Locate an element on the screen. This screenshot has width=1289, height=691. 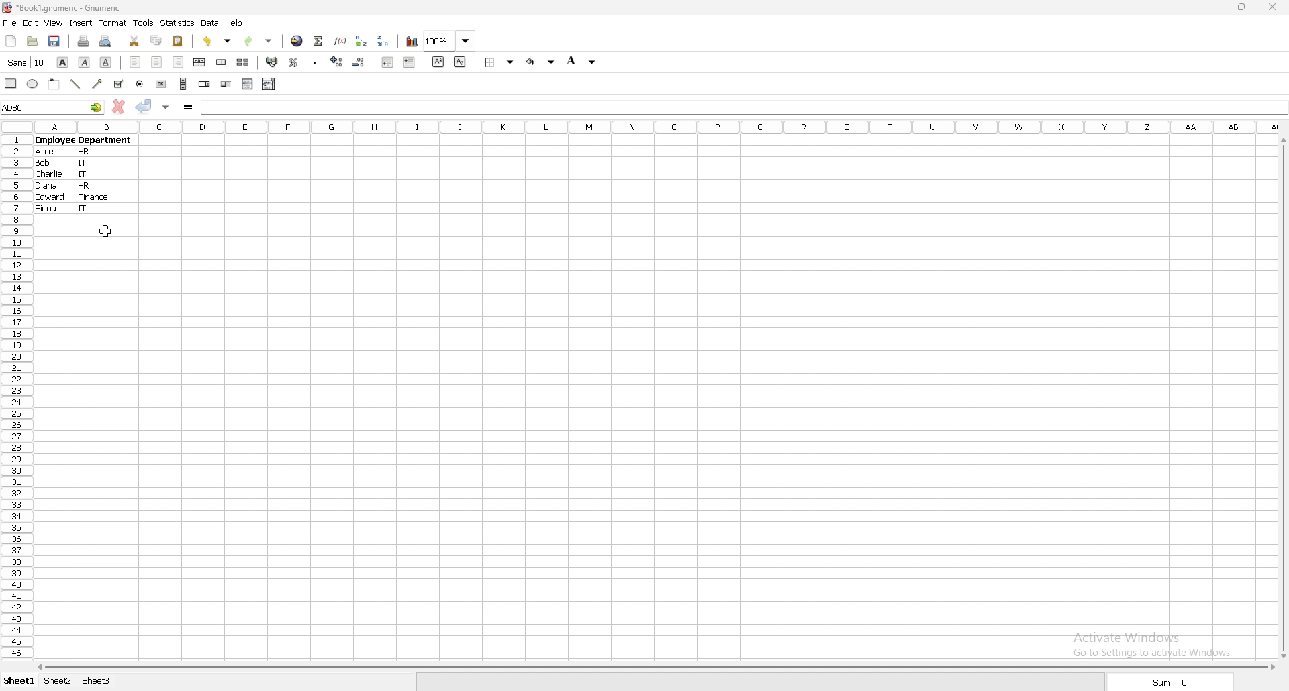
cell input is located at coordinates (738, 106).